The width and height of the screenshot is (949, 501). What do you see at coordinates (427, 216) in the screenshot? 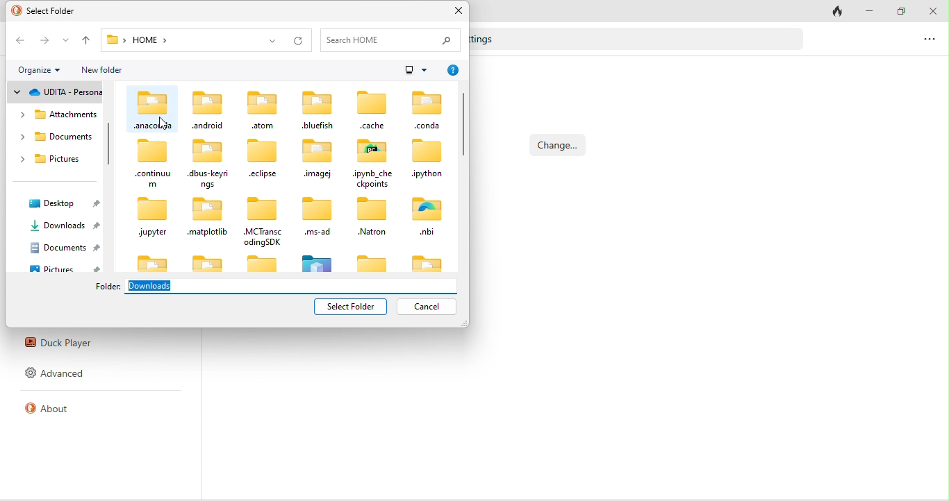
I see `.nbi` at bounding box center [427, 216].